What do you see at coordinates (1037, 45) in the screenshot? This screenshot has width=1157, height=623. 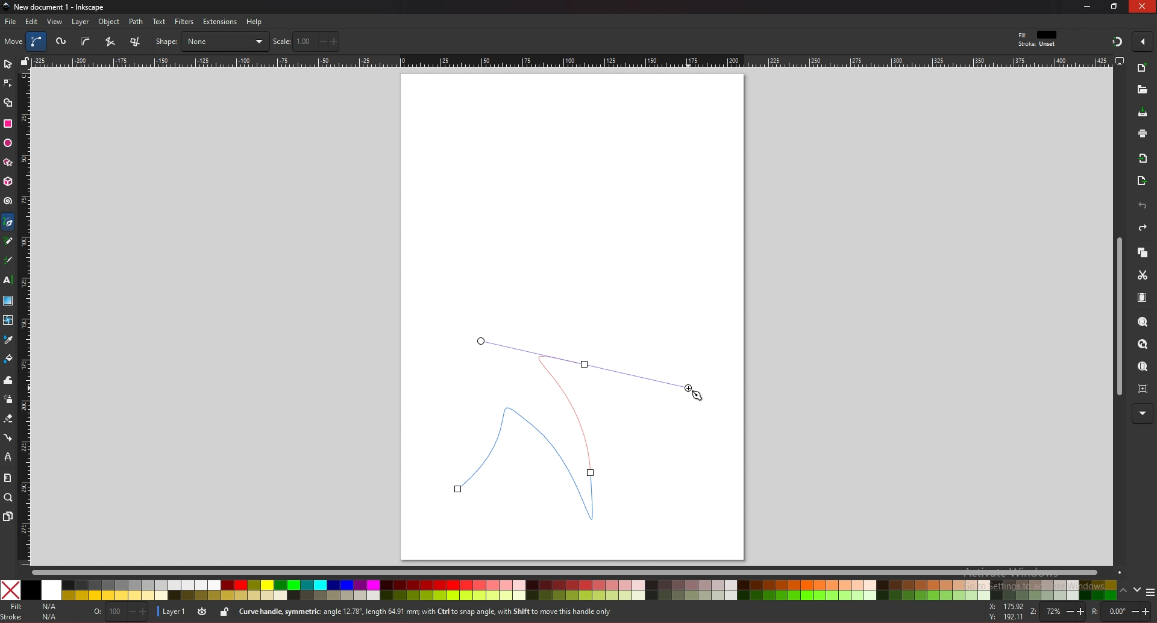 I see `stroke` at bounding box center [1037, 45].